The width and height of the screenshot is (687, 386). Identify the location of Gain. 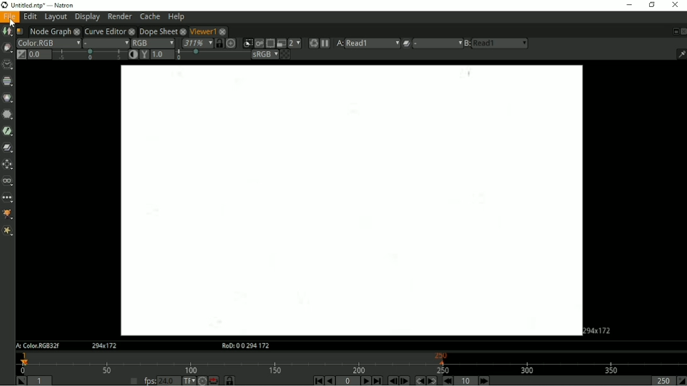
(40, 55).